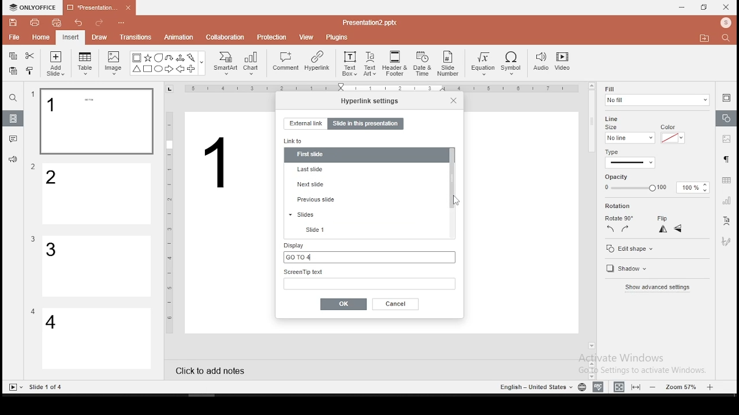  What do you see at coordinates (368, 252) in the screenshot?
I see `display` at bounding box center [368, 252].